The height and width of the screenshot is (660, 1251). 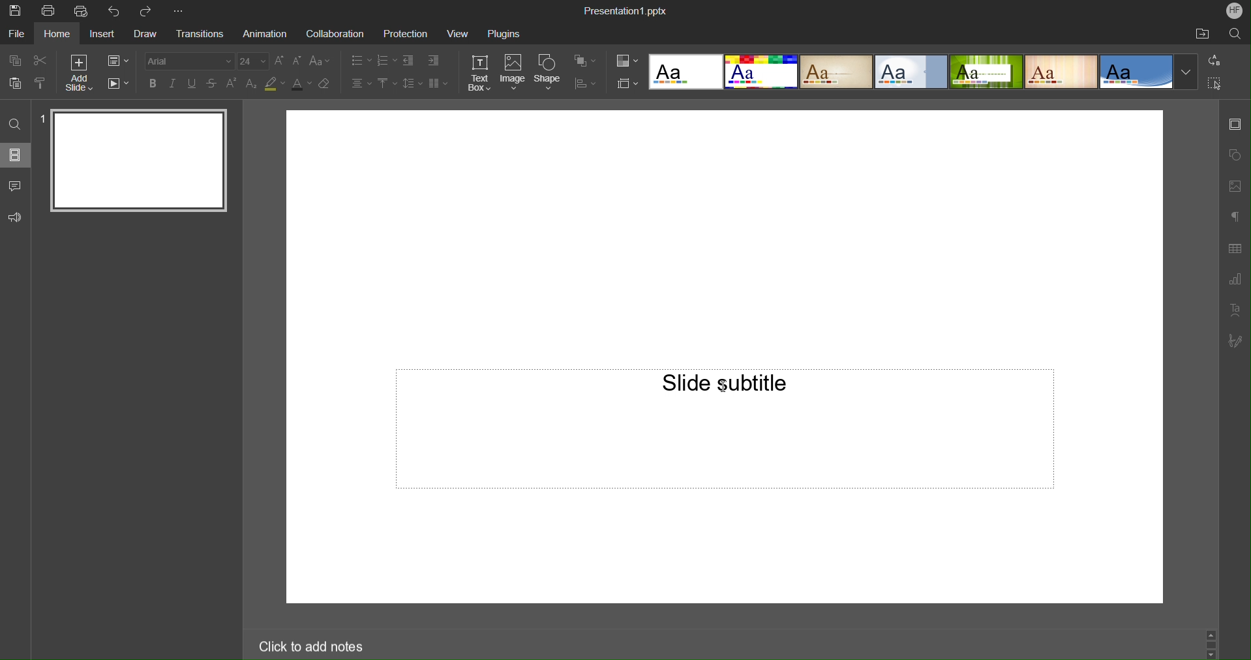 I want to click on Color, so click(x=627, y=60).